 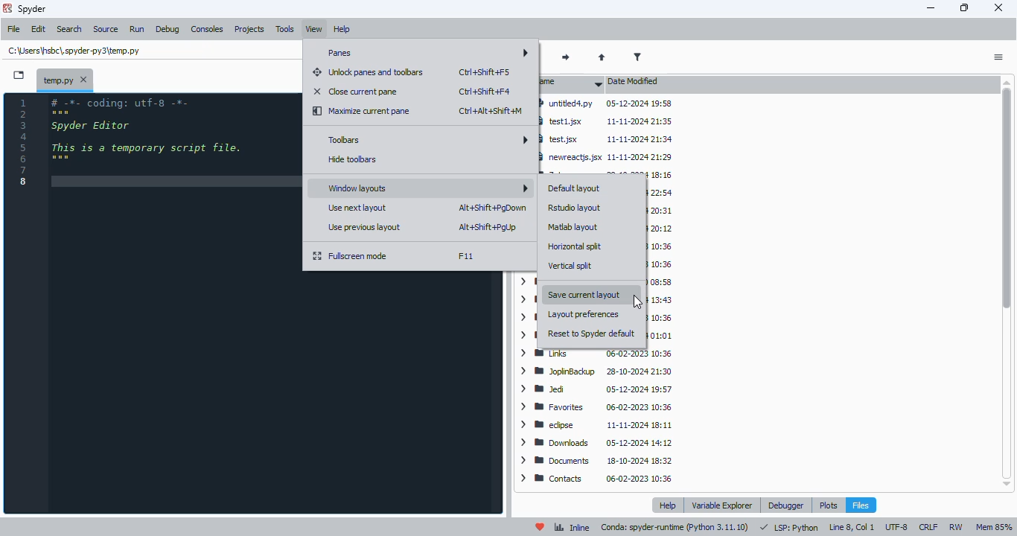 What do you see at coordinates (658, 317) in the screenshot?
I see `Music` at bounding box center [658, 317].